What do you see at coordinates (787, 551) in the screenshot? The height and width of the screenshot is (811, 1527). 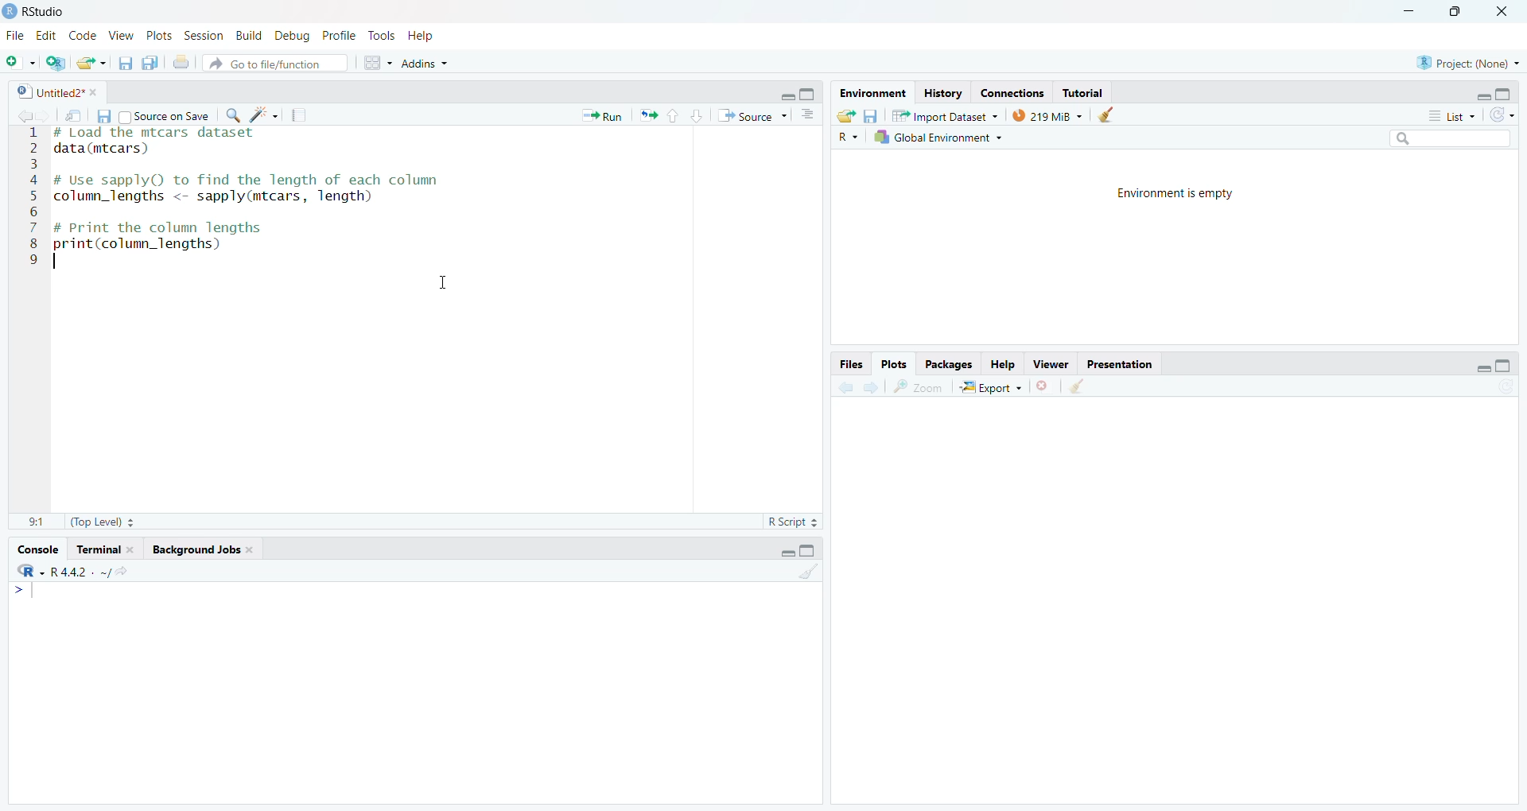 I see `Hide` at bounding box center [787, 551].